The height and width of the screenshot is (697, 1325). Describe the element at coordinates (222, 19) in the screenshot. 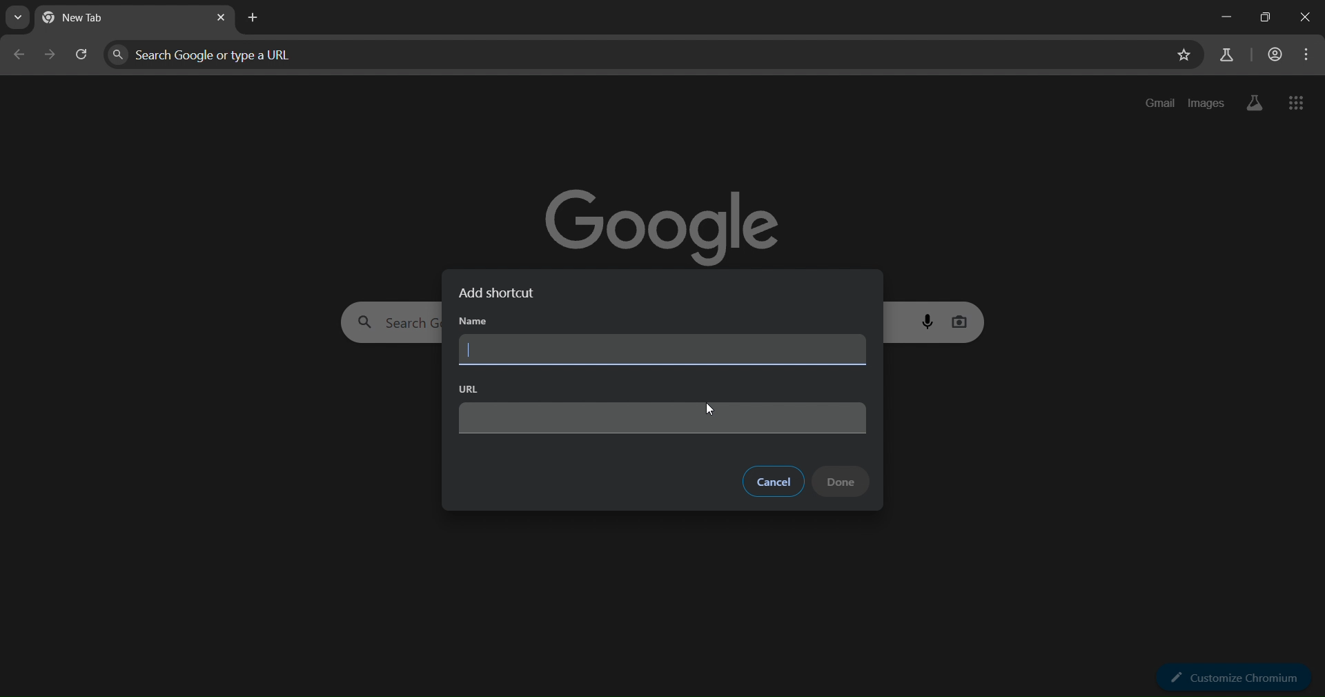

I see `close tab` at that location.